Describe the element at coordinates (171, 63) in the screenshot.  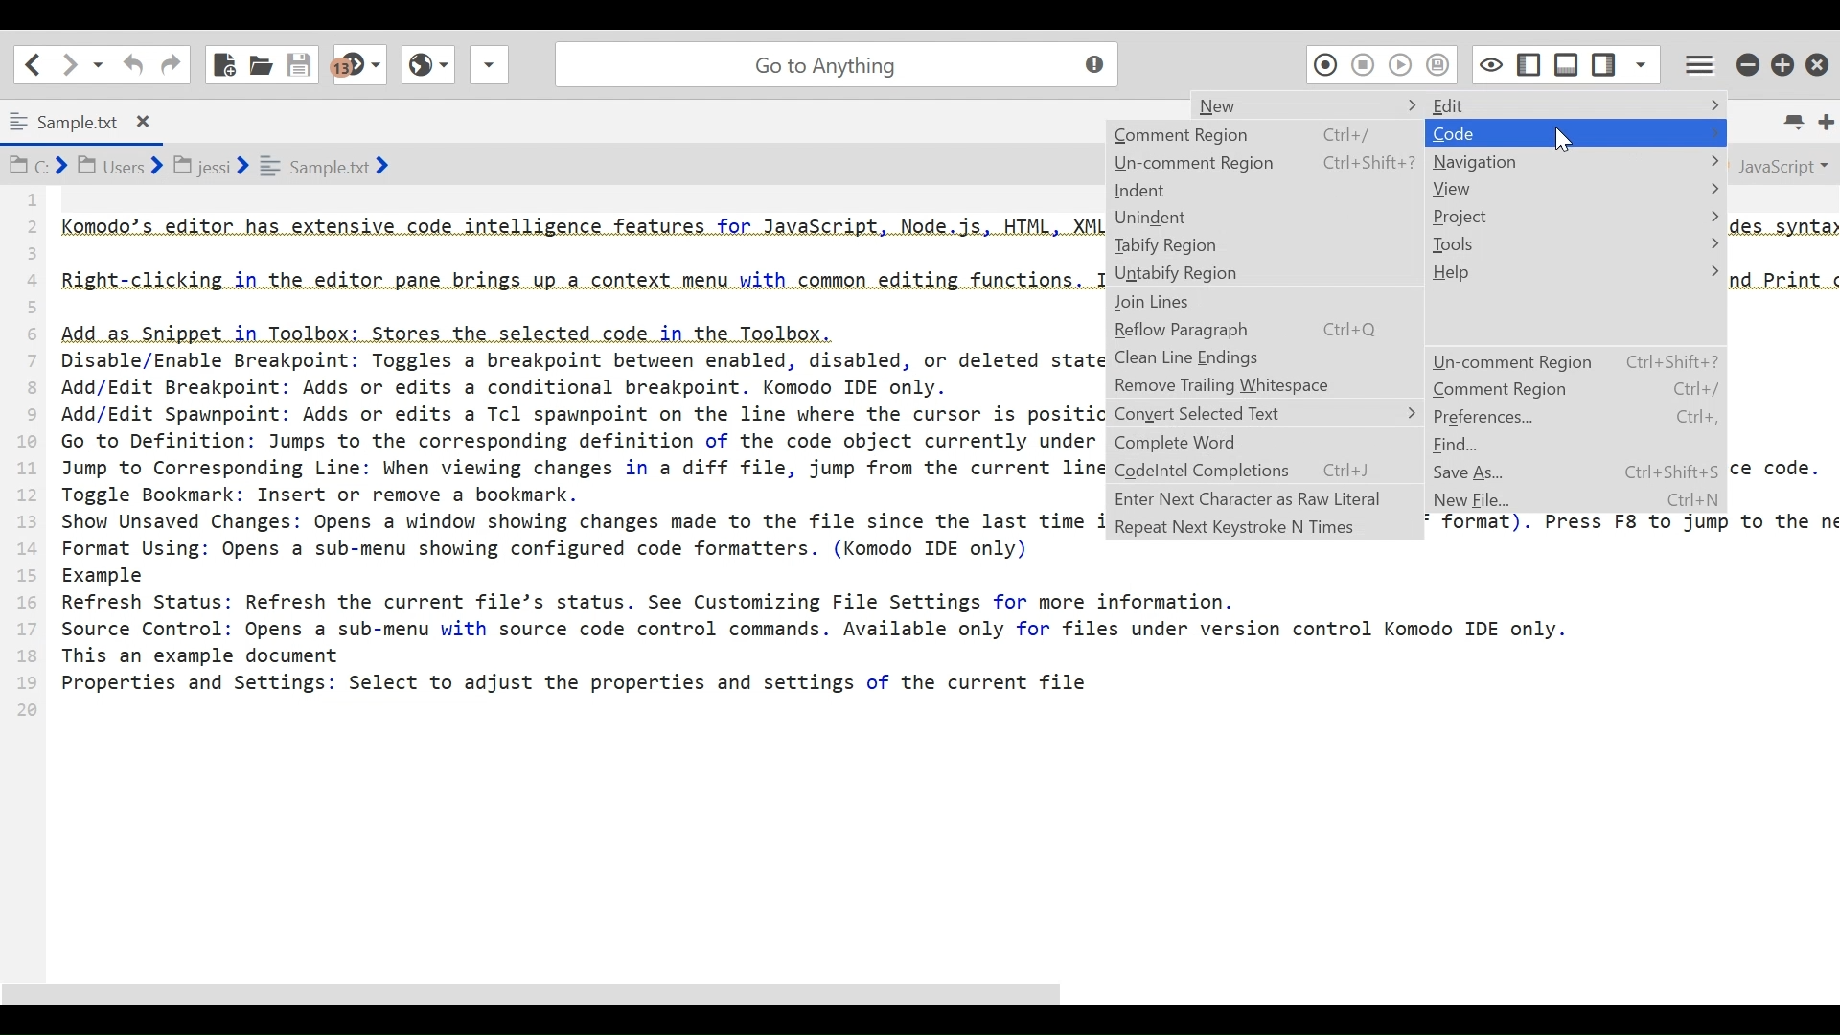
I see `Redo` at that location.